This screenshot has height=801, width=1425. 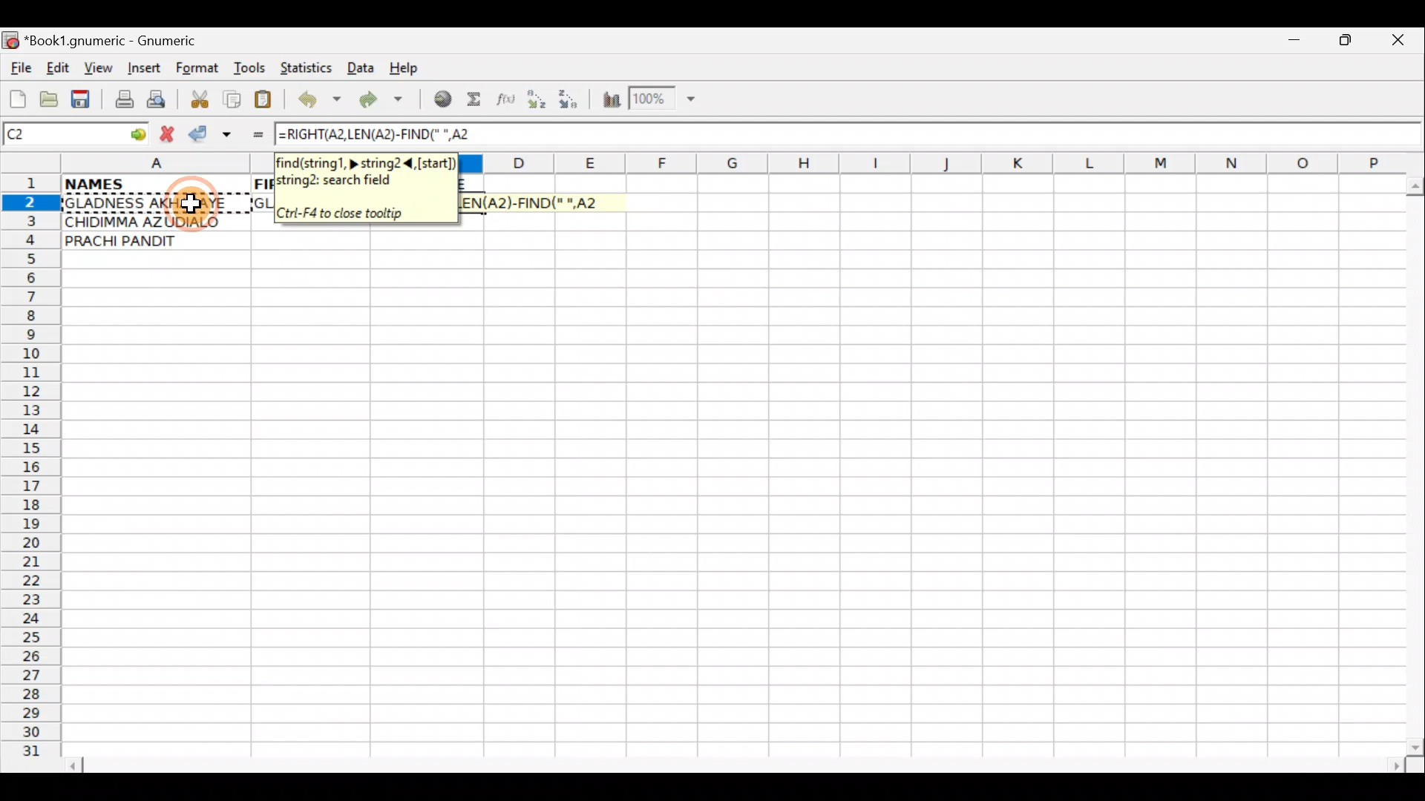 What do you see at coordinates (94, 67) in the screenshot?
I see `View` at bounding box center [94, 67].